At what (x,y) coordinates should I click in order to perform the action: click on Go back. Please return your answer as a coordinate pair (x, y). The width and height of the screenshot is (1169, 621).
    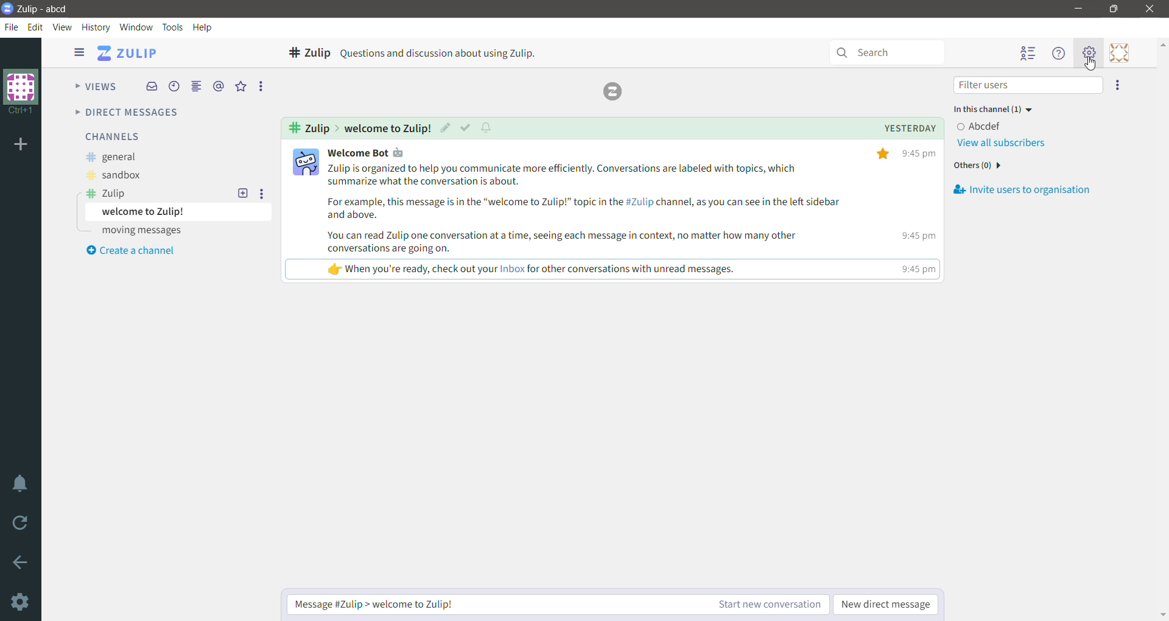
    Looking at the image, I should click on (21, 564).